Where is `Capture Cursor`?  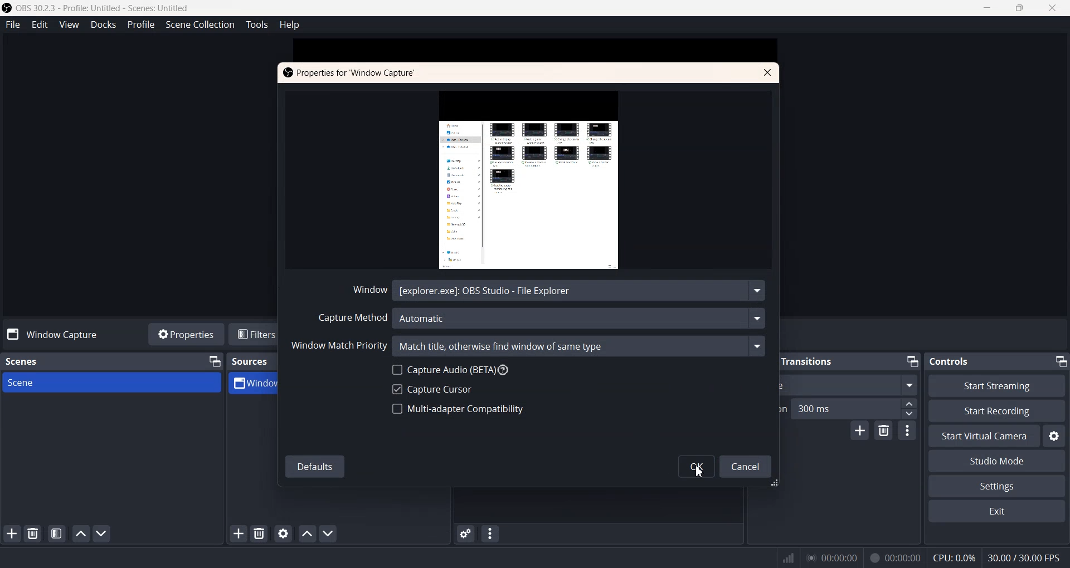
Capture Cursor is located at coordinates (431, 389).